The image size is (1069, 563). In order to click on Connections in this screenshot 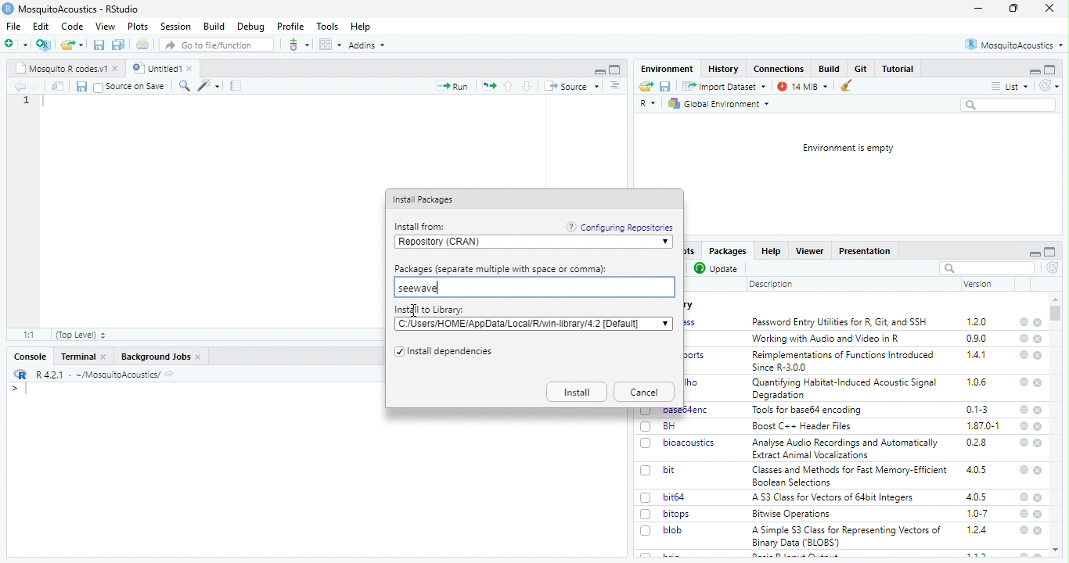, I will do `click(780, 69)`.